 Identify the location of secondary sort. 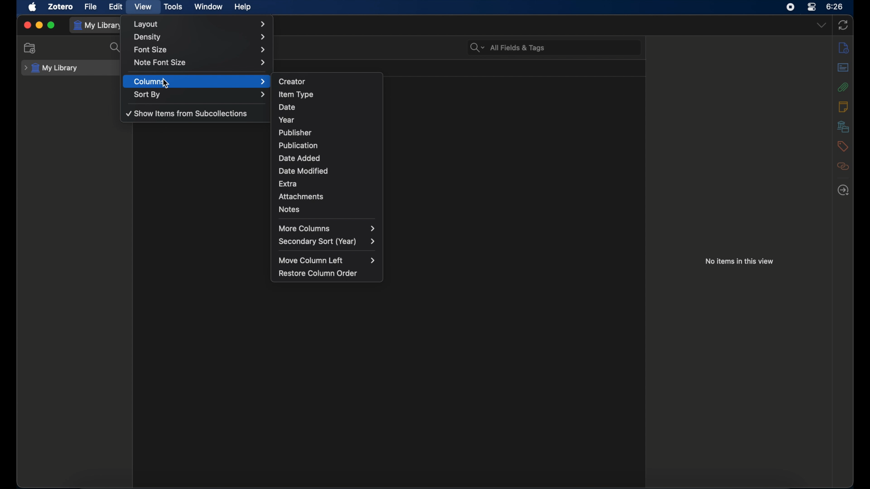
(327, 242).